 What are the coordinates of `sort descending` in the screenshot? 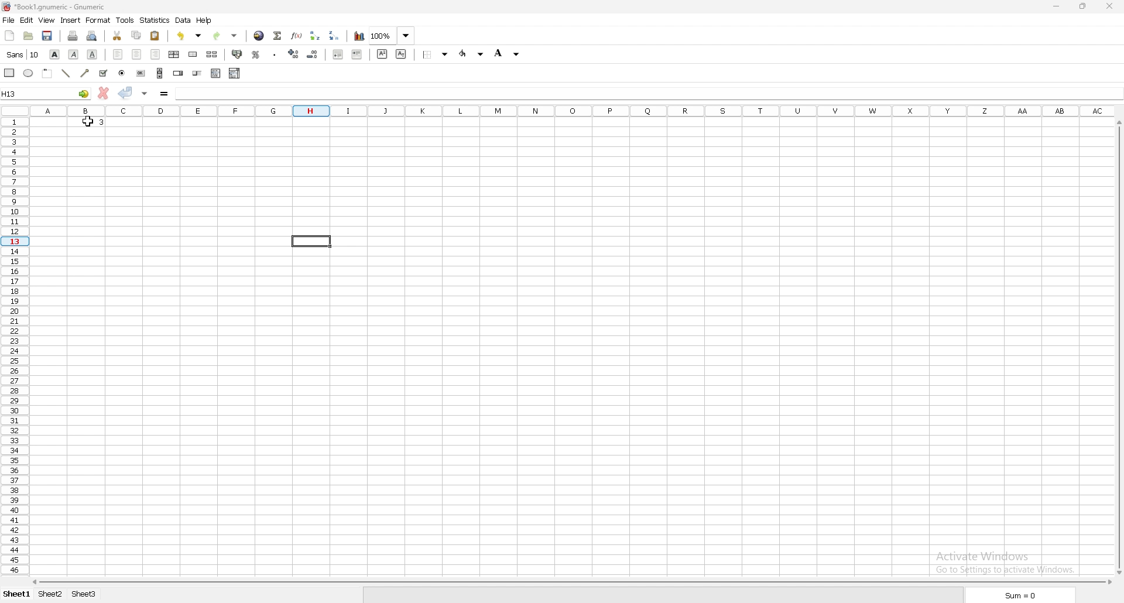 It's located at (334, 36).